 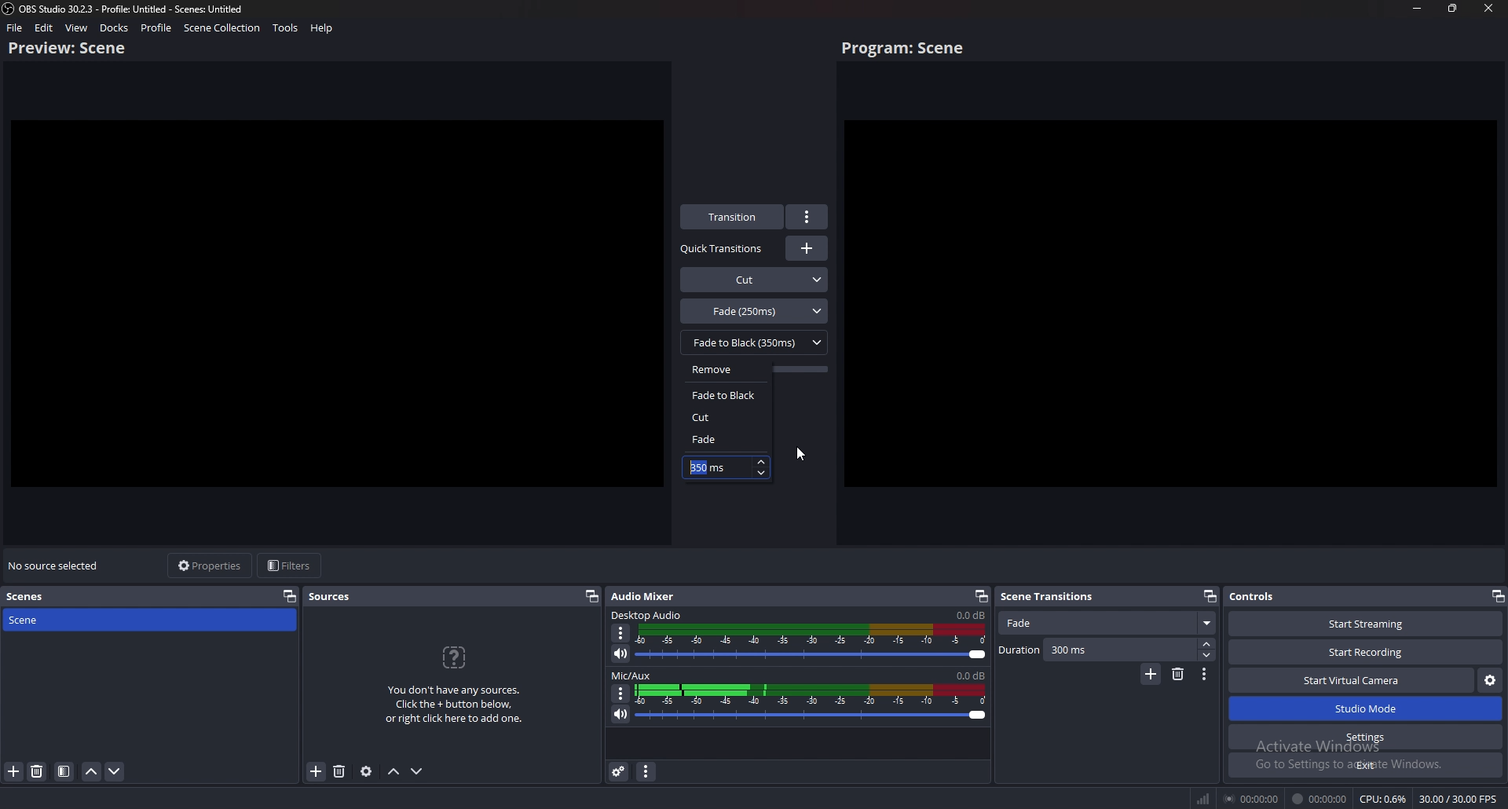 What do you see at coordinates (647, 772) in the screenshot?
I see `audio mixer menu` at bounding box center [647, 772].